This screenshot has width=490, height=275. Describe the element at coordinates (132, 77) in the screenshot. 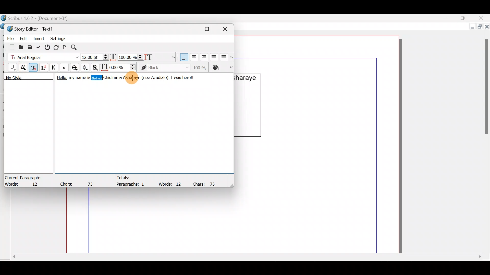

I see `Akharaye` at that location.